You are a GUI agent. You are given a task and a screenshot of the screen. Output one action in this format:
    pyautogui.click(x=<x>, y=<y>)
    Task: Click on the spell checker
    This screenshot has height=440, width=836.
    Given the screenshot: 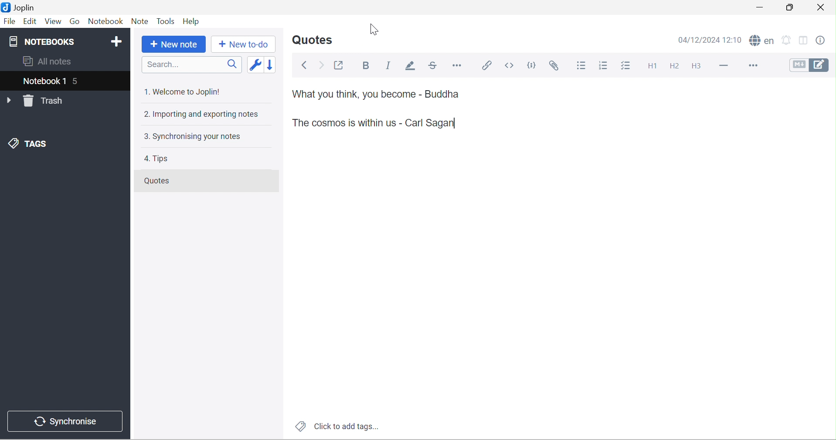 What is the action you would take?
    pyautogui.click(x=761, y=40)
    